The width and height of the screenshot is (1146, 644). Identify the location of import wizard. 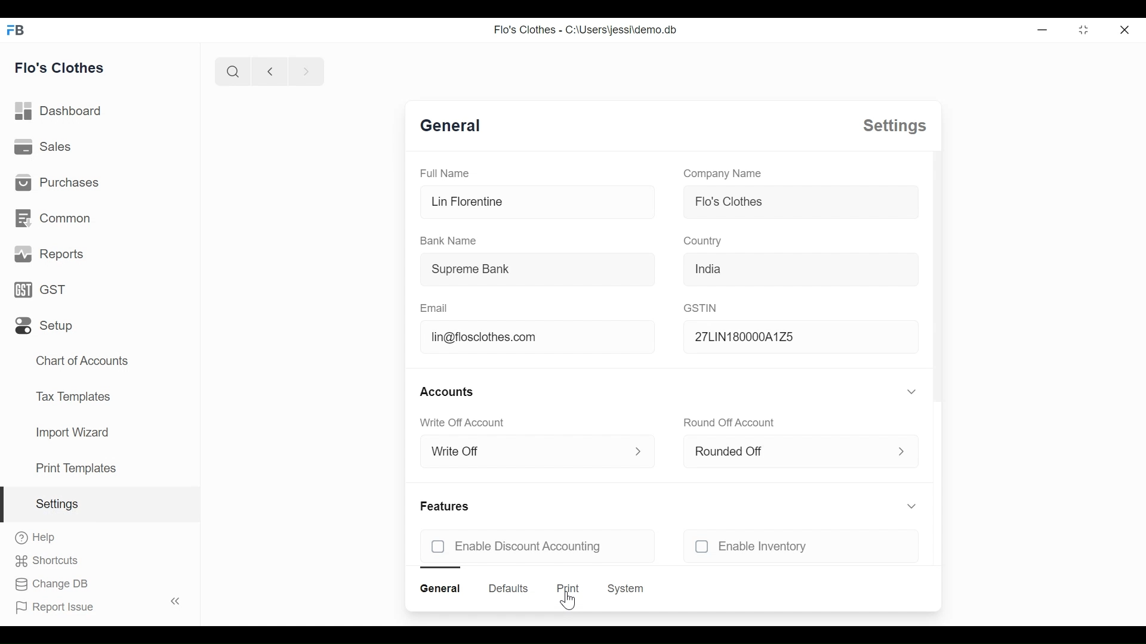
(72, 432).